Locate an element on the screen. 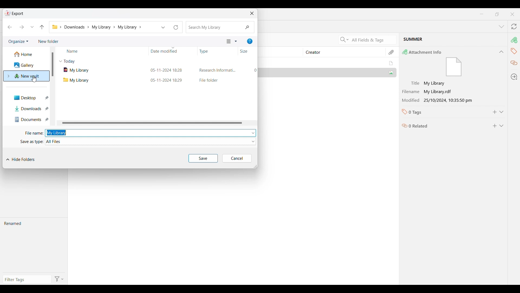  Close  is located at coordinates (512, 14).